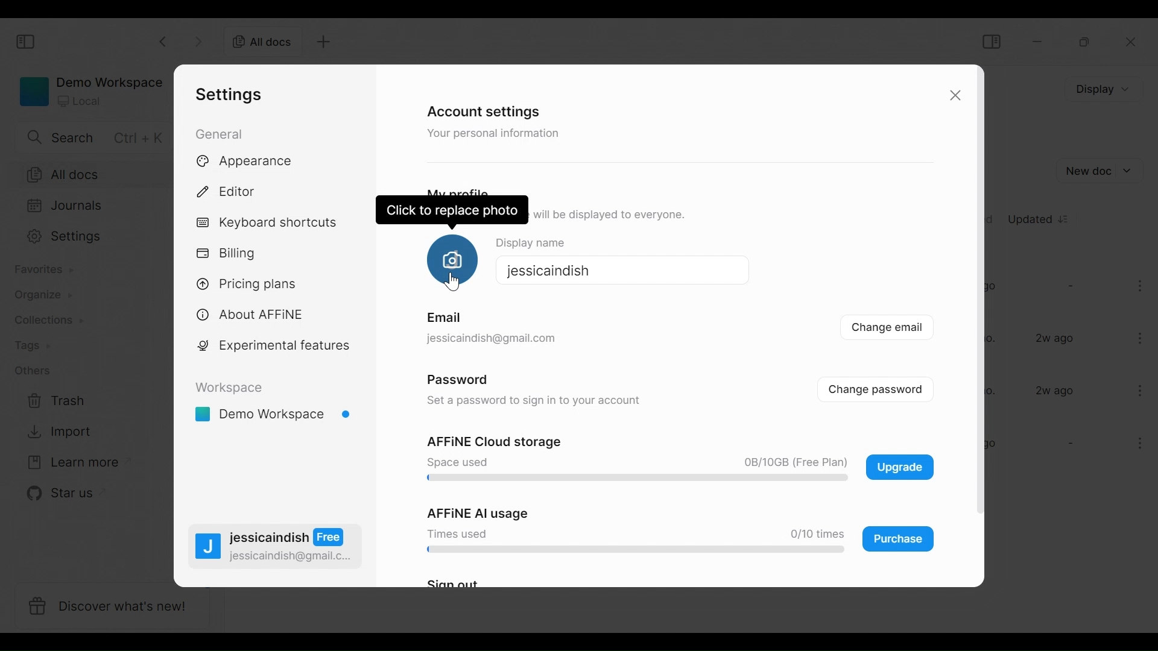 The height and width of the screenshot is (651, 1158). What do you see at coordinates (540, 241) in the screenshot?
I see `Display name` at bounding box center [540, 241].